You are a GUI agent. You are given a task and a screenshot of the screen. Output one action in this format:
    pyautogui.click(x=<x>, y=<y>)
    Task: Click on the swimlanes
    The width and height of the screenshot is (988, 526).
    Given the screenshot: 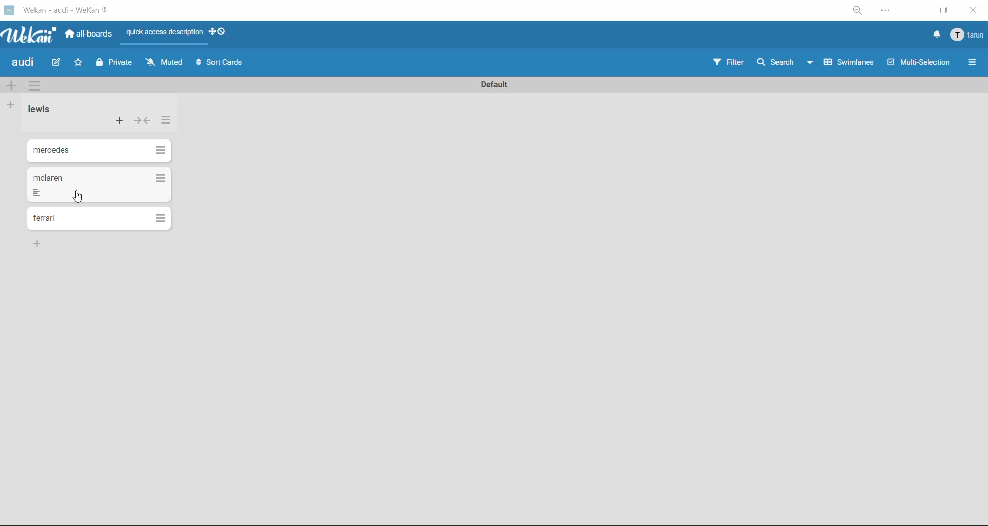 What is the action you would take?
    pyautogui.click(x=845, y=65)
    